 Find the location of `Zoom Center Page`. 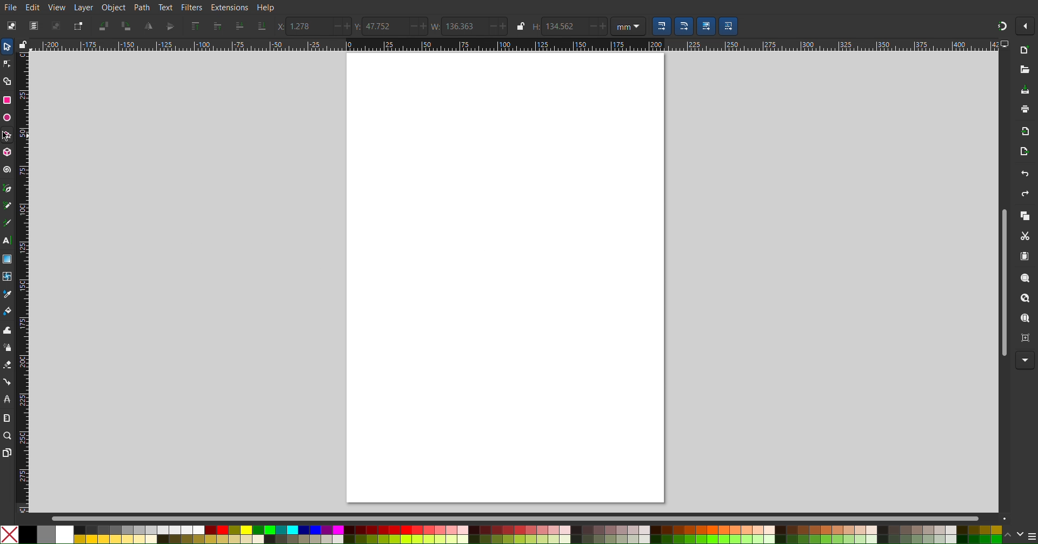

Zoom Center Page is located at coordinates (1026, 340).